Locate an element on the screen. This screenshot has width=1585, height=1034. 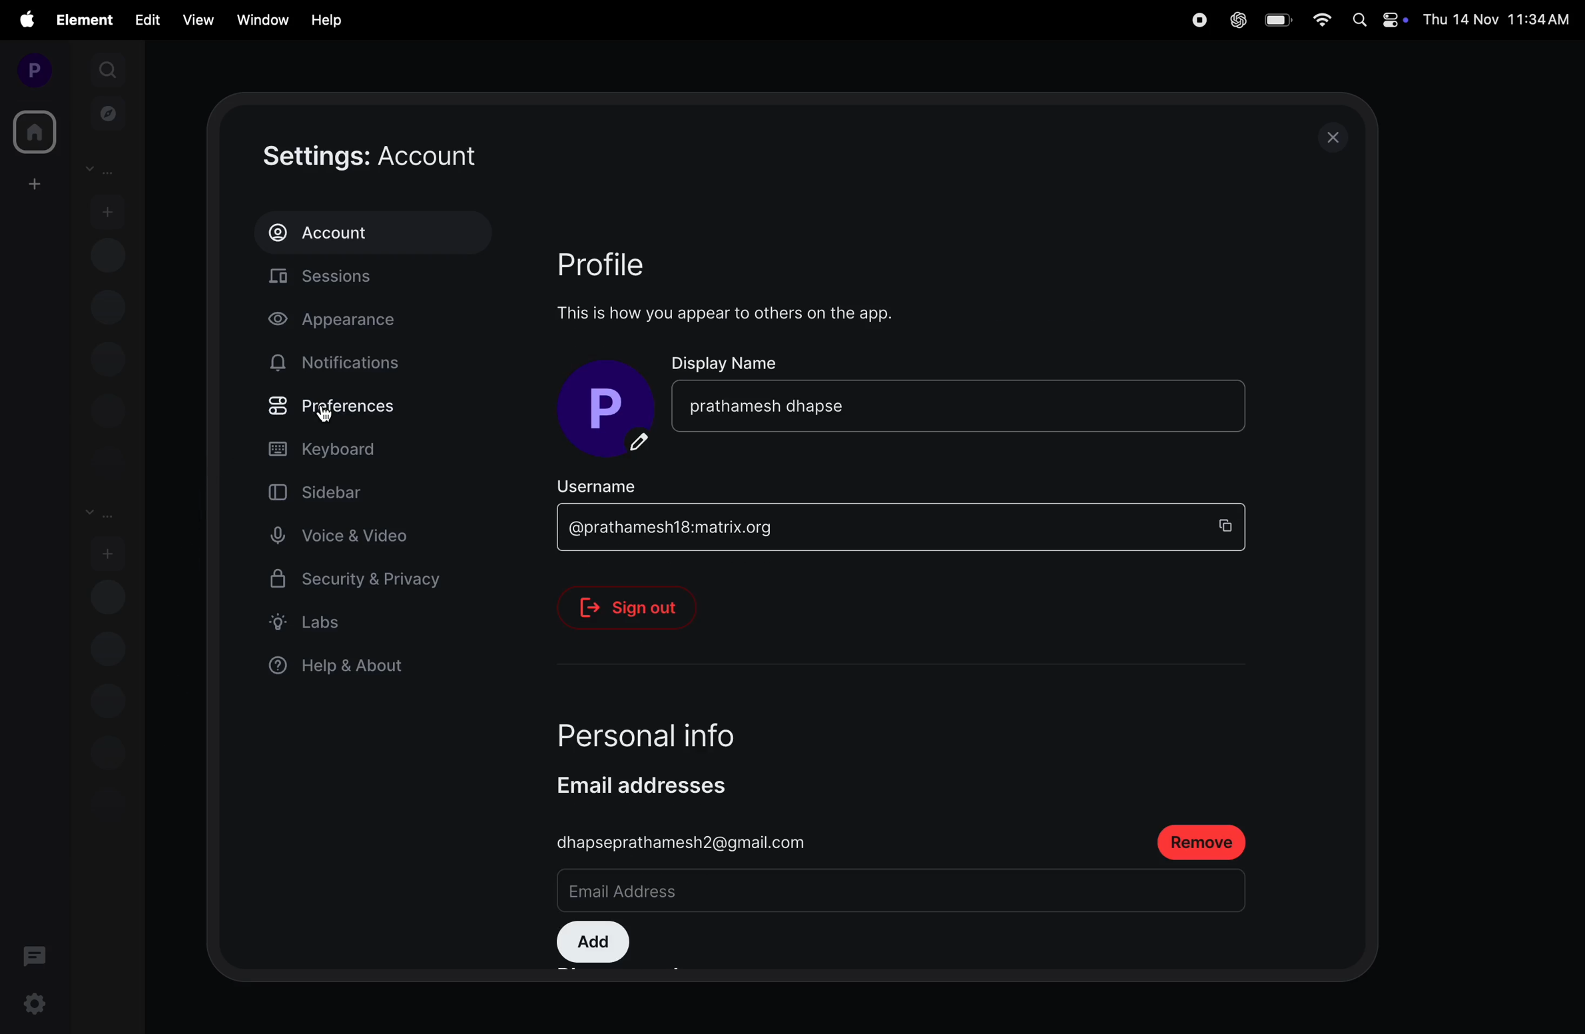
profile is located at coordinates (31, 68).